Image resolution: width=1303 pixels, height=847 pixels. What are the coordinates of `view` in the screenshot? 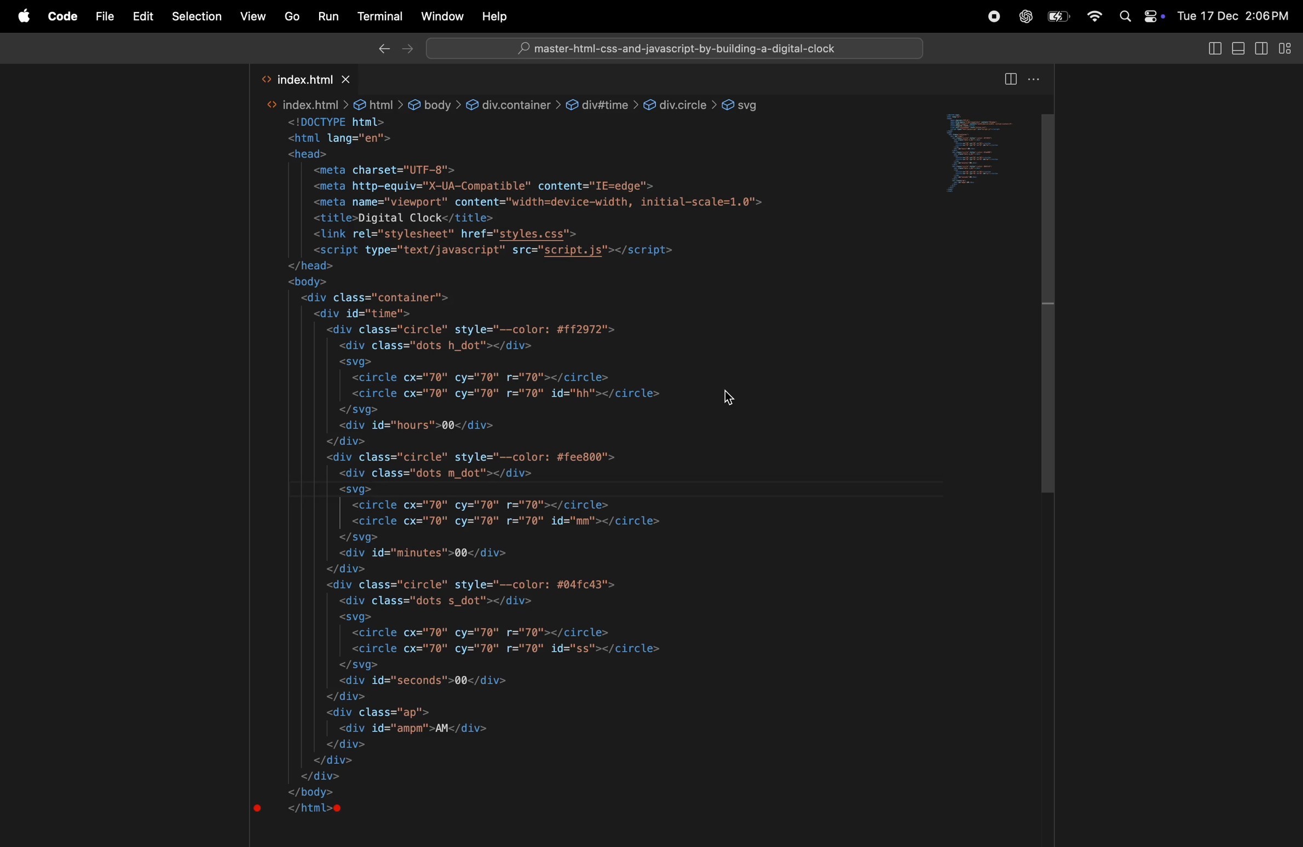 It's located at (255, 16).